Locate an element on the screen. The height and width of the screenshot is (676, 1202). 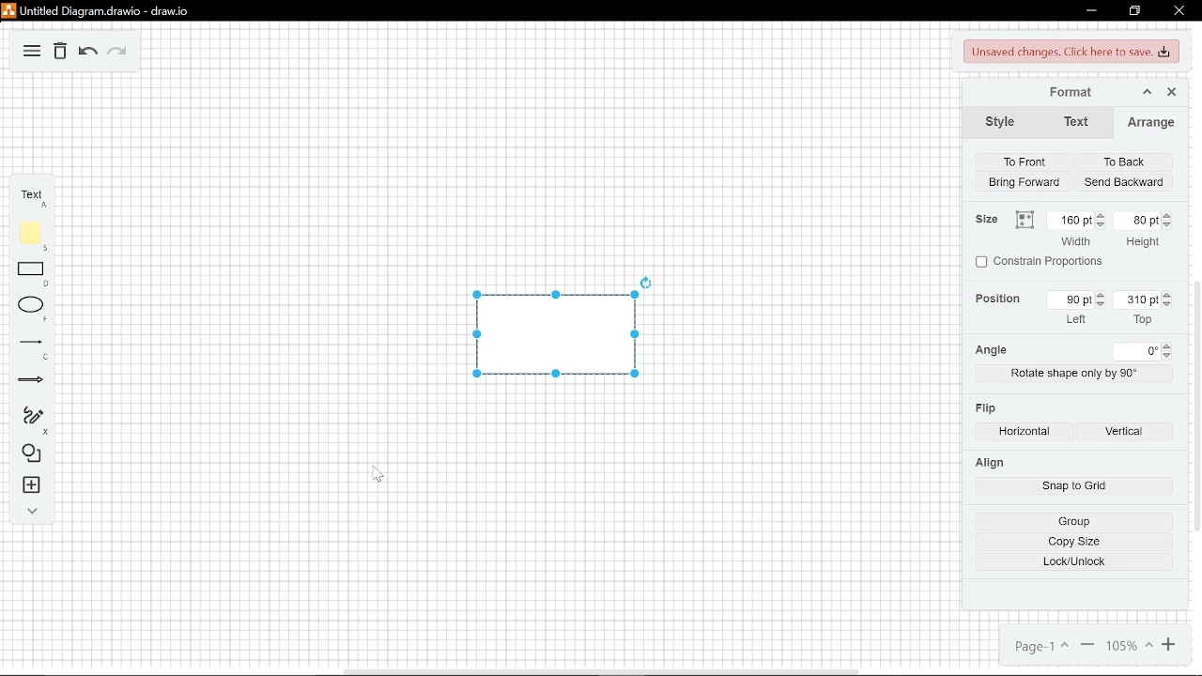
position is located at coordinates (995, 300).